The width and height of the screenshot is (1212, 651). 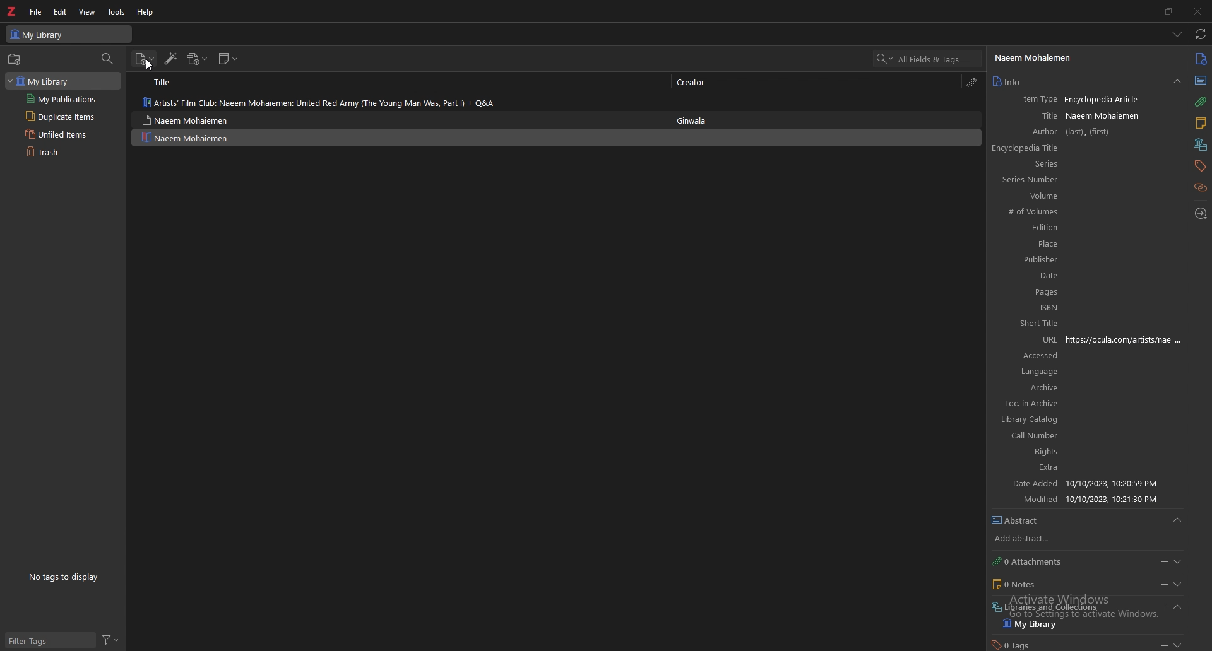 I want to click on drop down, so click(x=1177, y=33).